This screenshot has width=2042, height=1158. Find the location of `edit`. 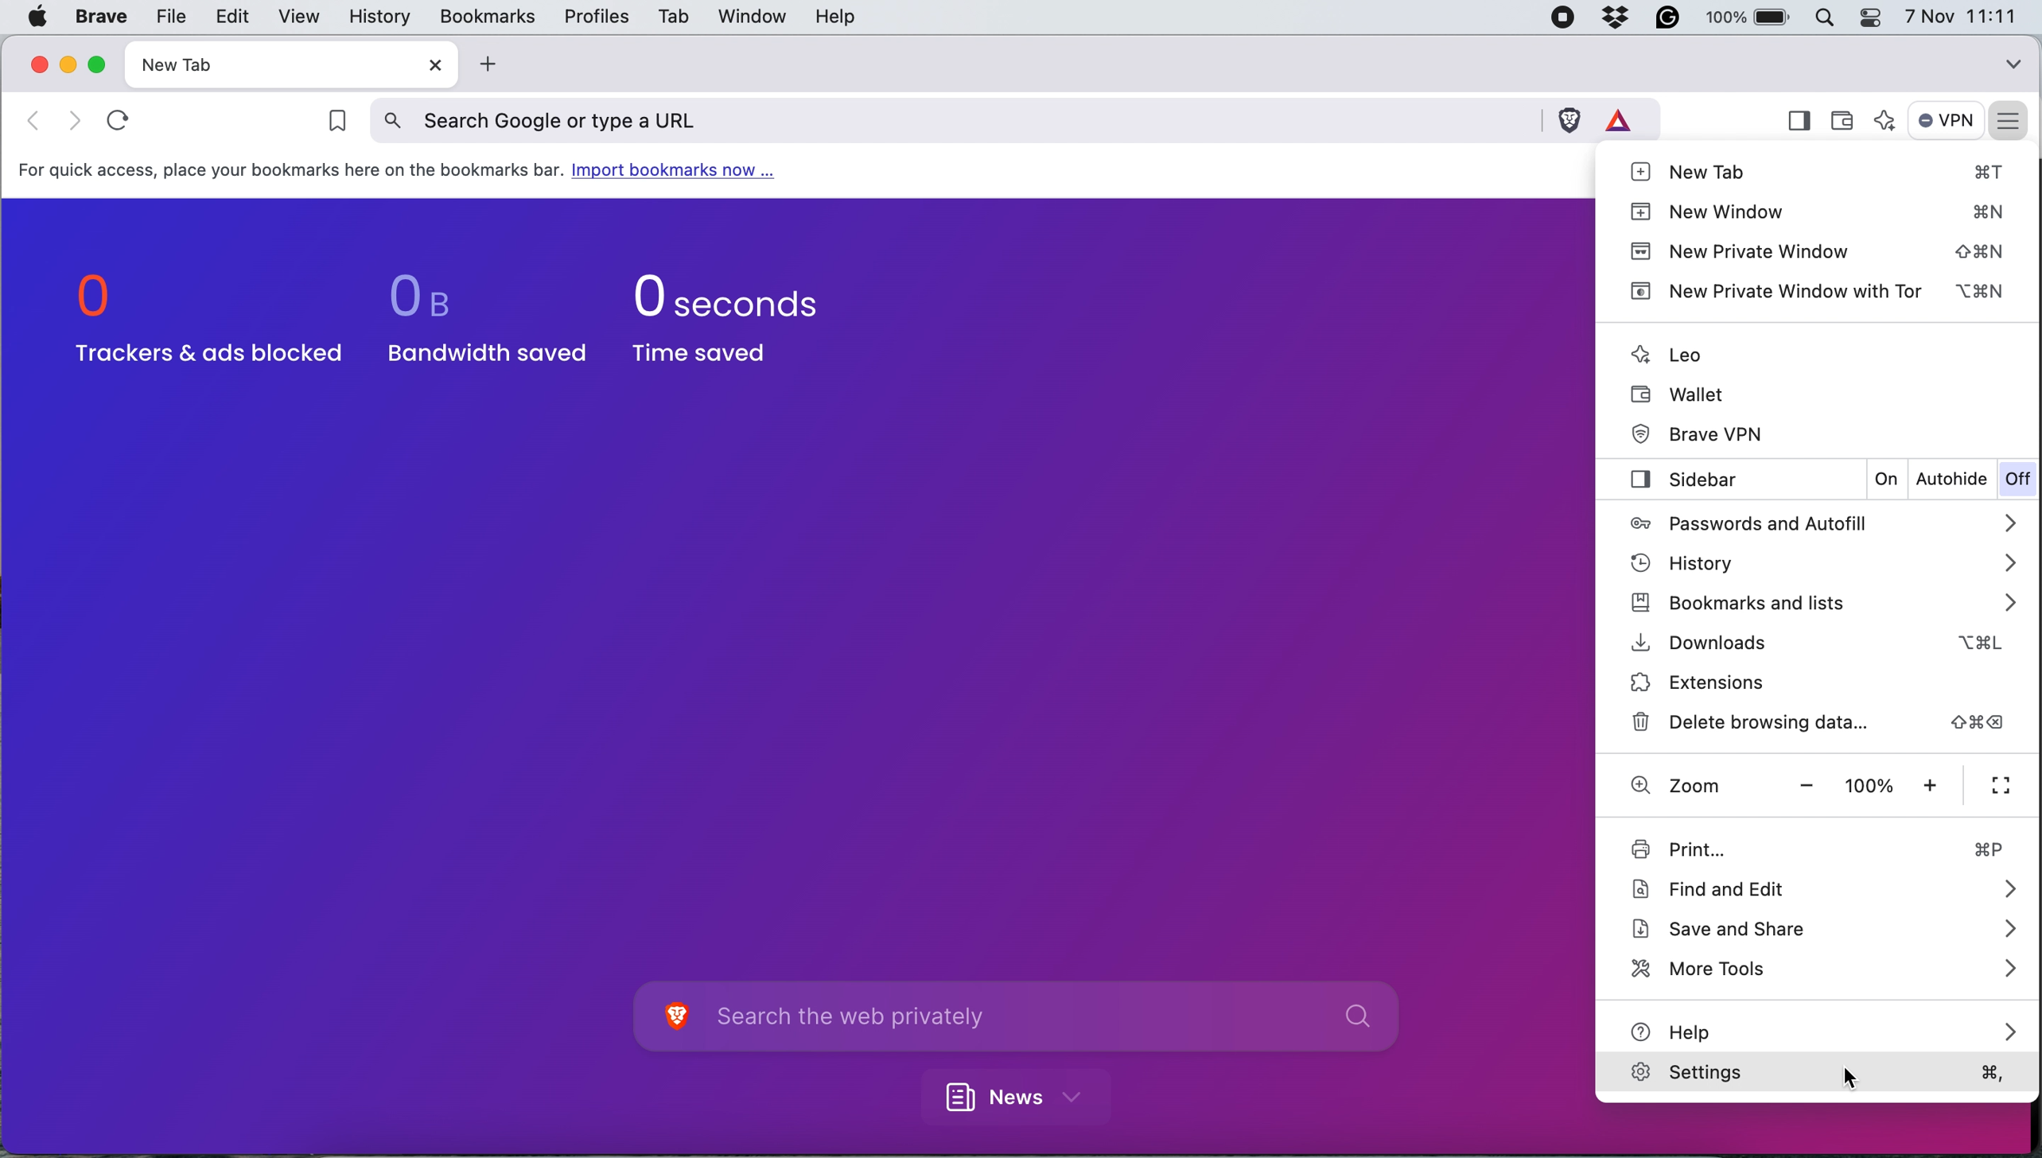

edit is located at coordinates (231, 16).